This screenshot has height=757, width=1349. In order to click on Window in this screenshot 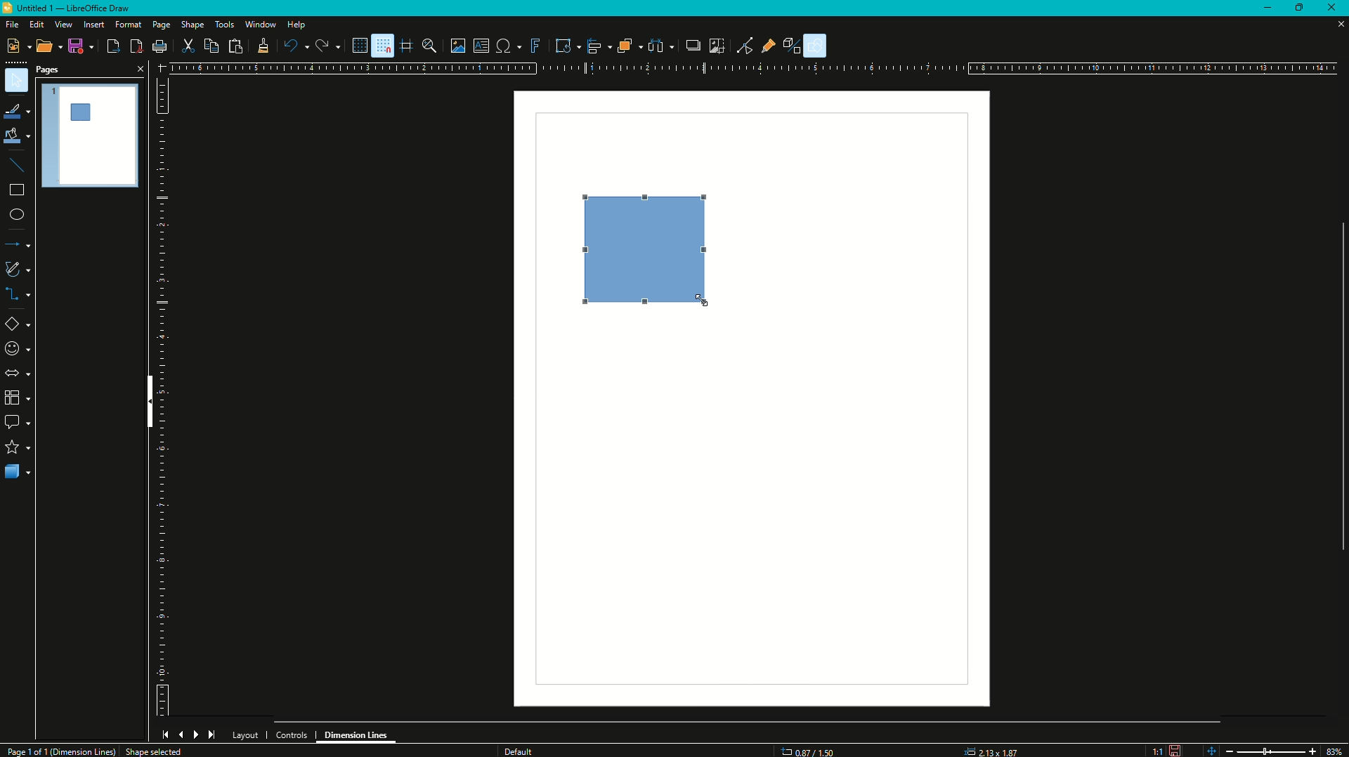, I will do `click(259, 25)`.